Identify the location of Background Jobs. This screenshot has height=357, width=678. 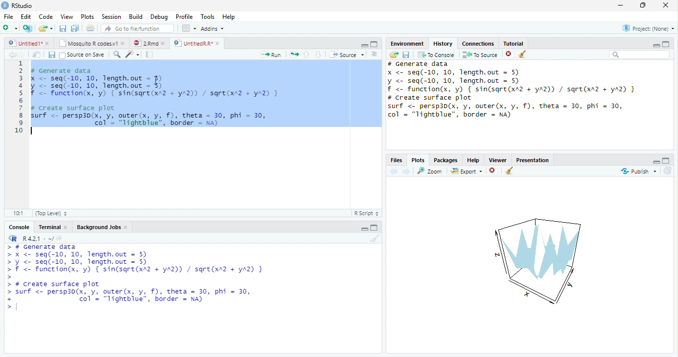
(99, 227).